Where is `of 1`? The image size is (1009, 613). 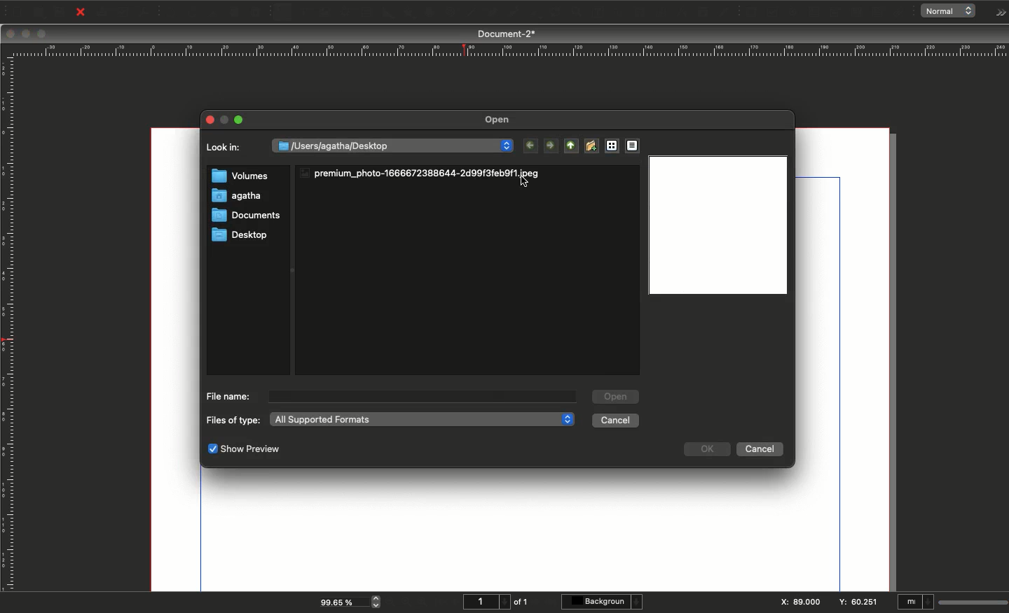
of 1 is located at coordinates (521, 602).